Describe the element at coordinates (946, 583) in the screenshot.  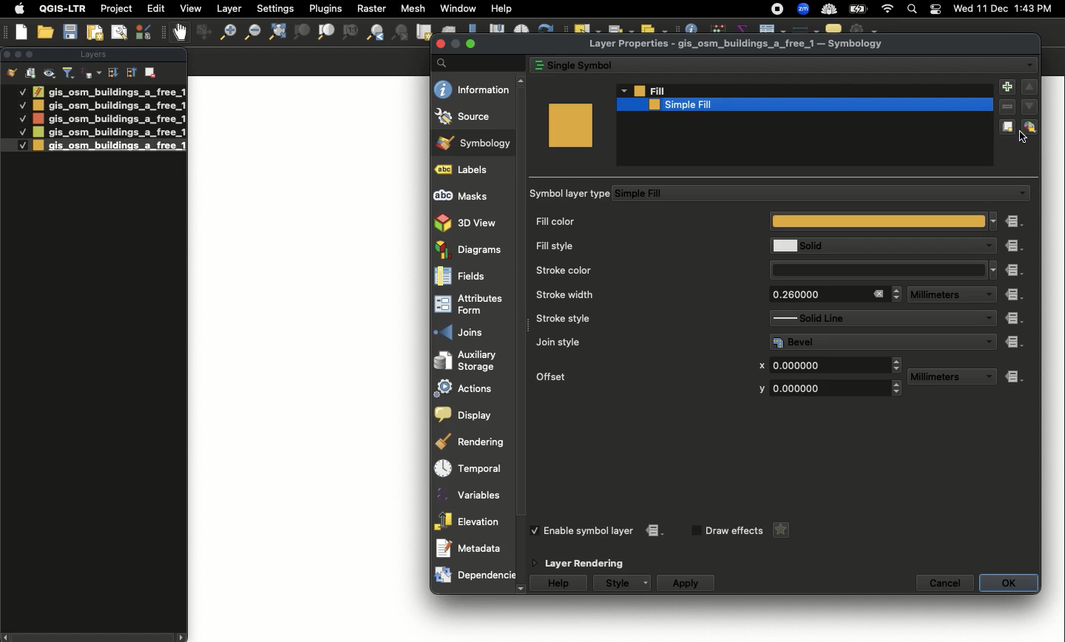
I see `Cancel` at that location.